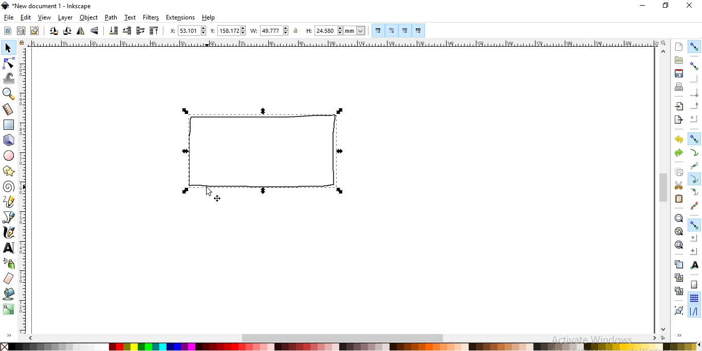 This screenshot has height=351, width=702. Describe the element at coordinates (10, 125) in the screenshot. I see `create rectangles or squares` at that location.